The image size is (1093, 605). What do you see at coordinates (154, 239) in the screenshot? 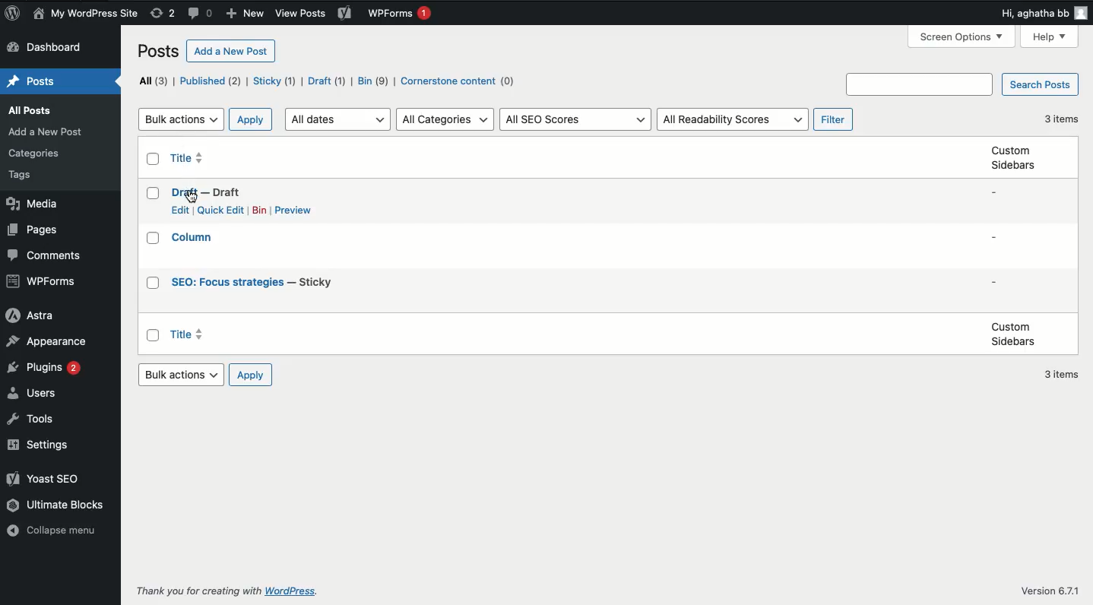
I see `Checkbox` at bounding box center [154, 239].